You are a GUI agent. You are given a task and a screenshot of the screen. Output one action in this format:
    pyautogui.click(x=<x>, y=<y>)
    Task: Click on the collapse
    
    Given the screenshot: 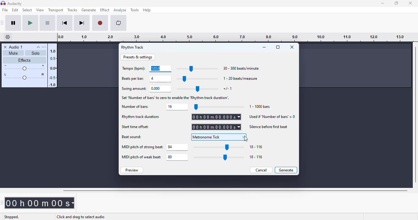 What is the action you would take?
    pyautogui.click(x=38, y=47)
    